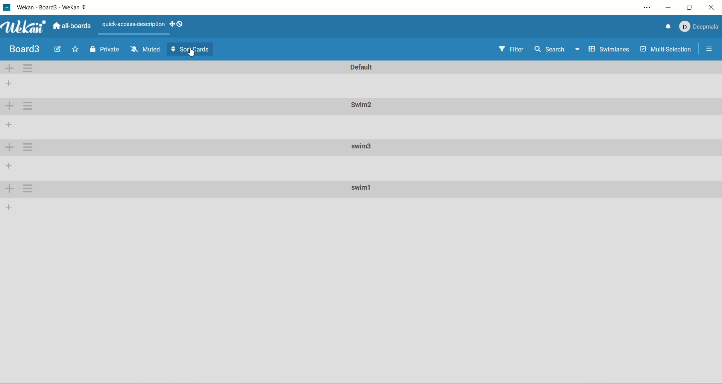  Describe the element at coordinates (133, 23) in the screenshot. I see `text` at that location.